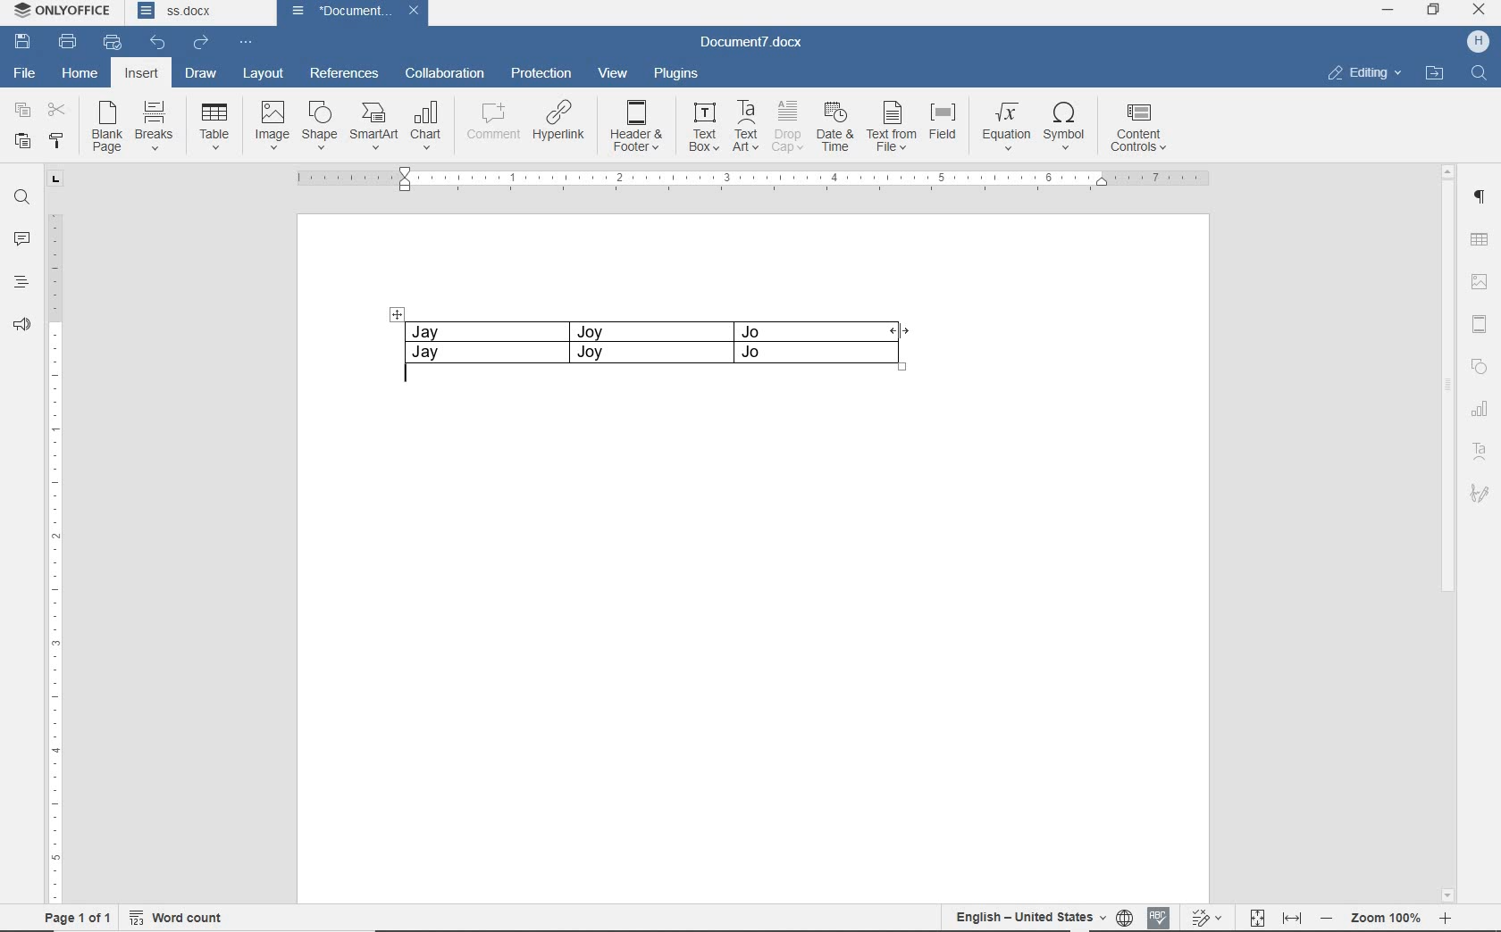 Image resolution: width=1501 pixels, height=932 pixels. I want to click on FIND, so click(1480, 76).